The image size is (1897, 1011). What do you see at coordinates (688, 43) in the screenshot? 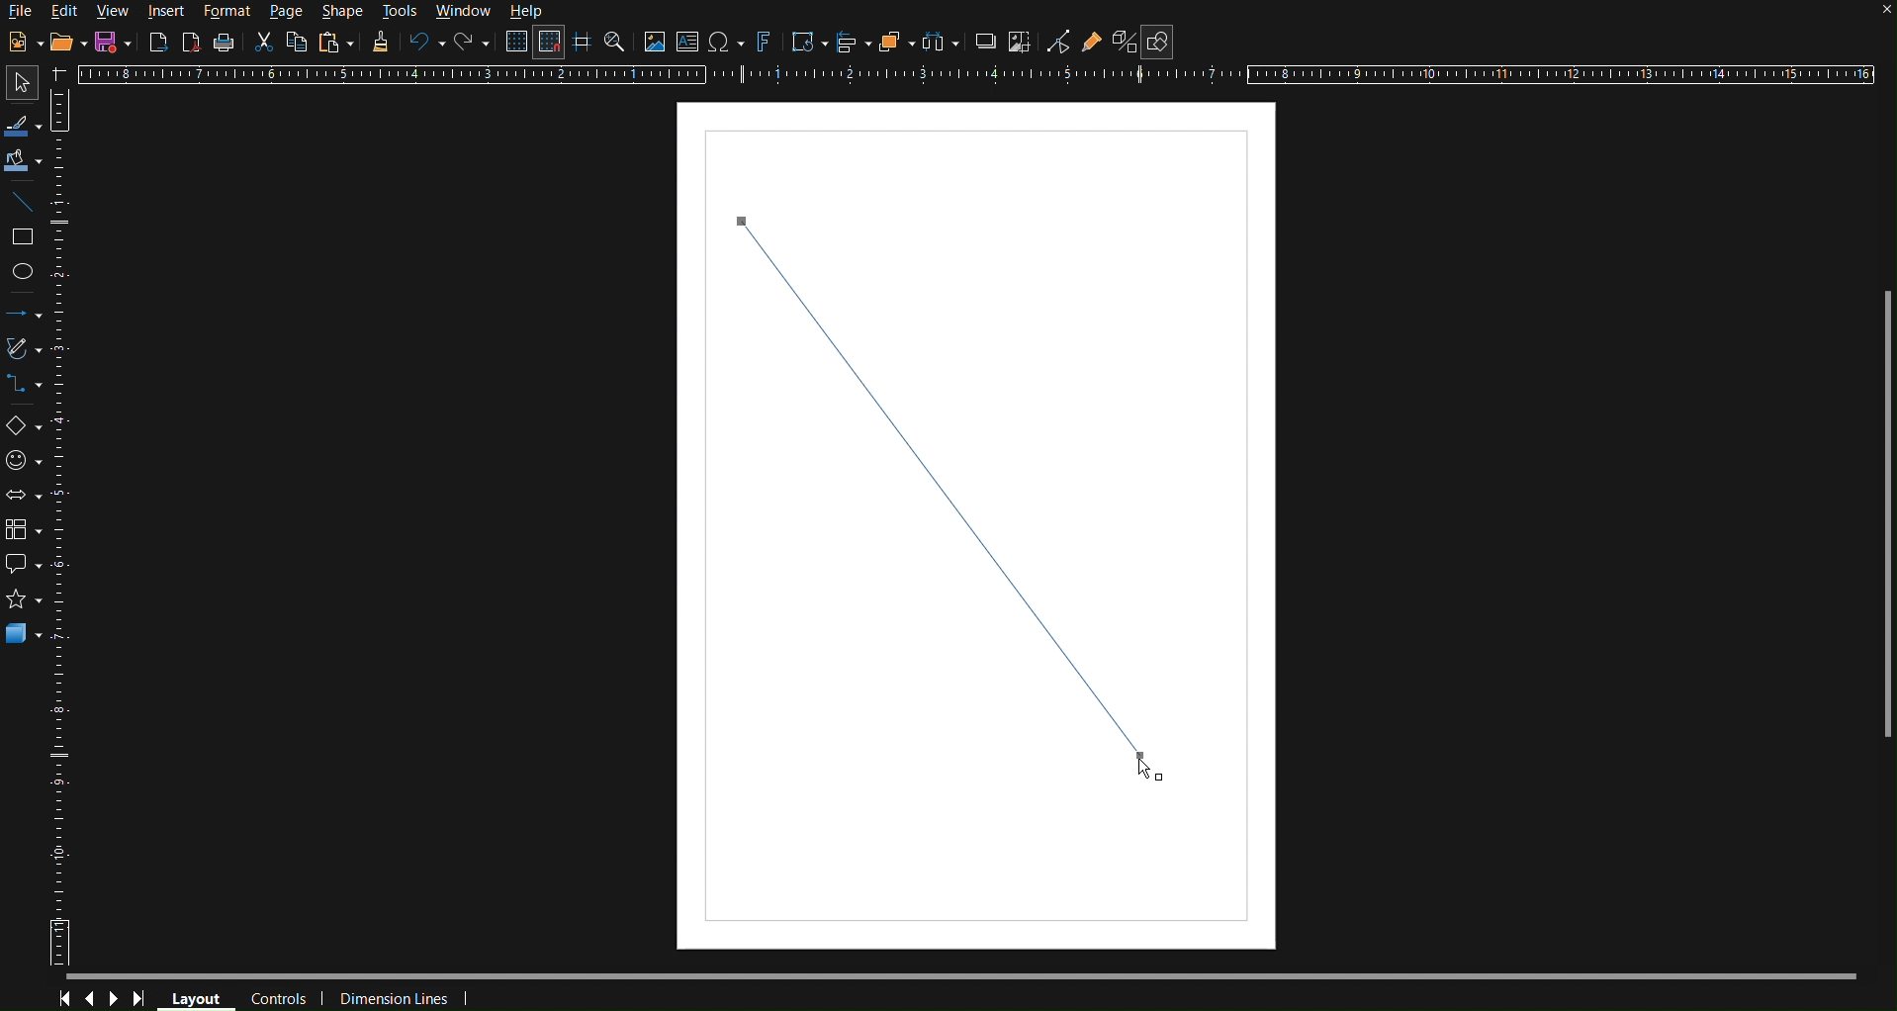
I see `Insert Textbox` at bounding box center [688, 43].